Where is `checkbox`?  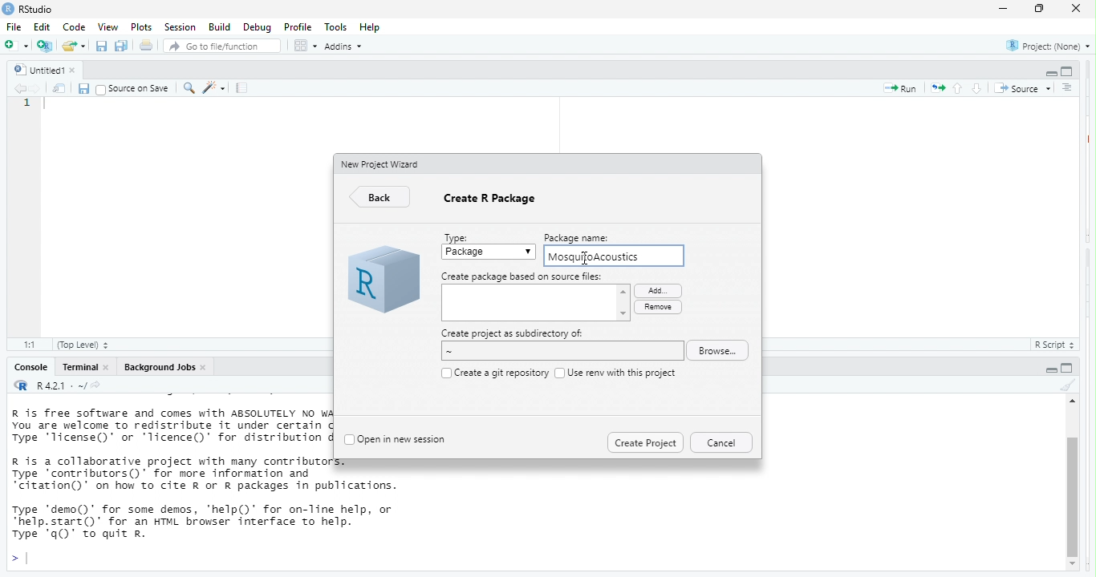 checkbox is located at coordinates (444, 373).